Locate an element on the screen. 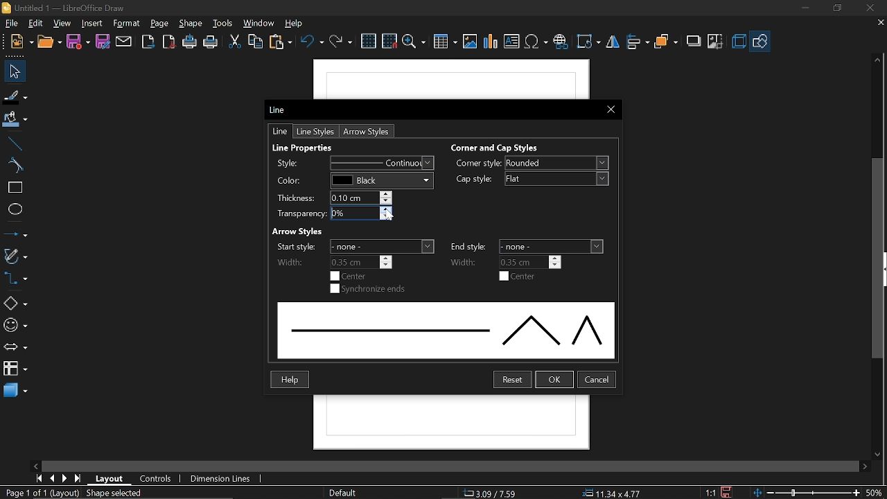 This screenshot has width=887, height=499. Start styles is located at coordinates (353, 246).